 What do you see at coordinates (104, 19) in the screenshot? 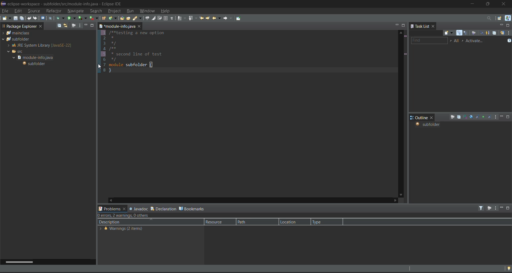
I see `new java package` at bounding box center [104, 19].